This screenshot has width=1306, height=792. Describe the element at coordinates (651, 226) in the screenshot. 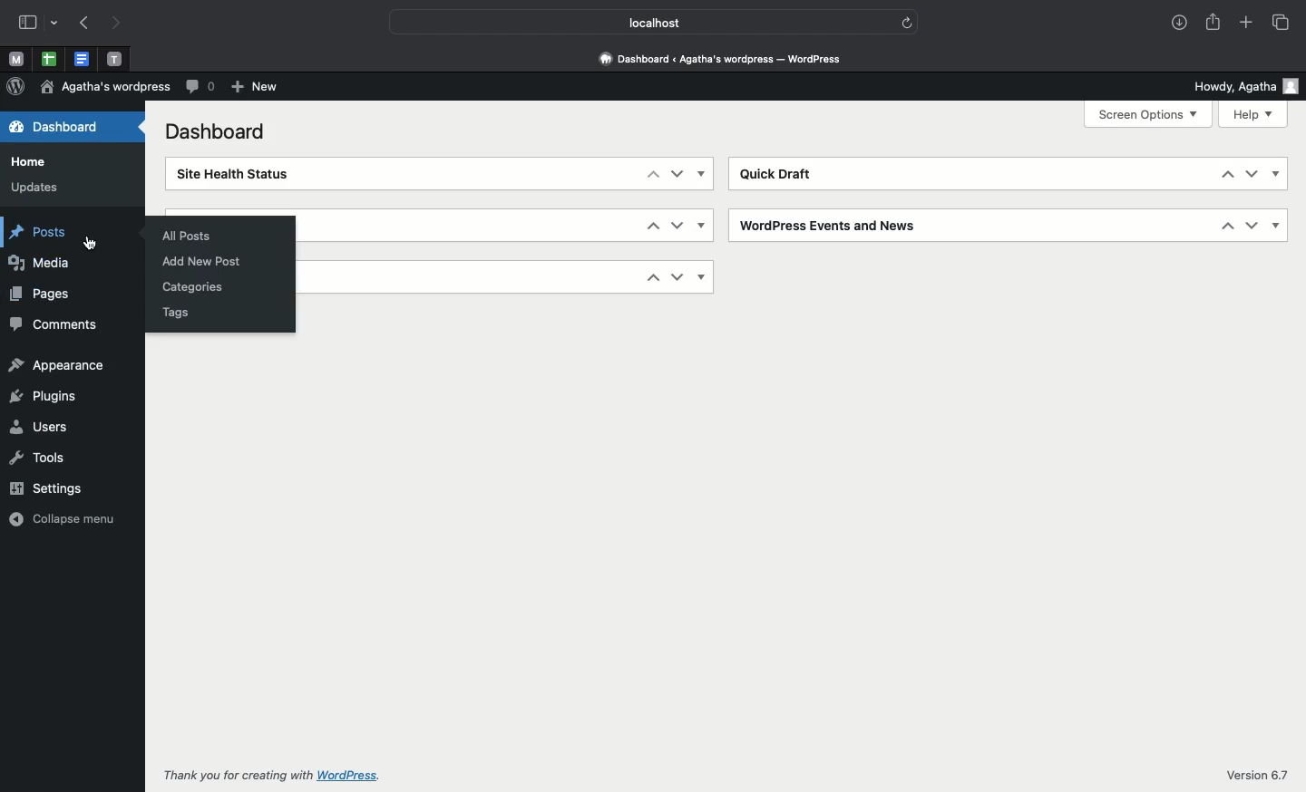

I see `Up` at that location.